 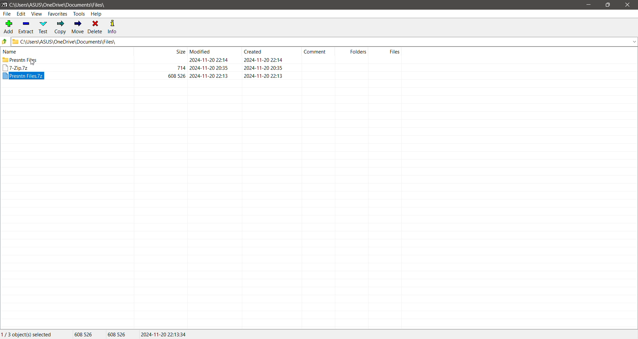 What do you see at coordinates (118, 335) in the screenshot?
I see `Sie of the last fie selected` at bounding box center [118, 335].